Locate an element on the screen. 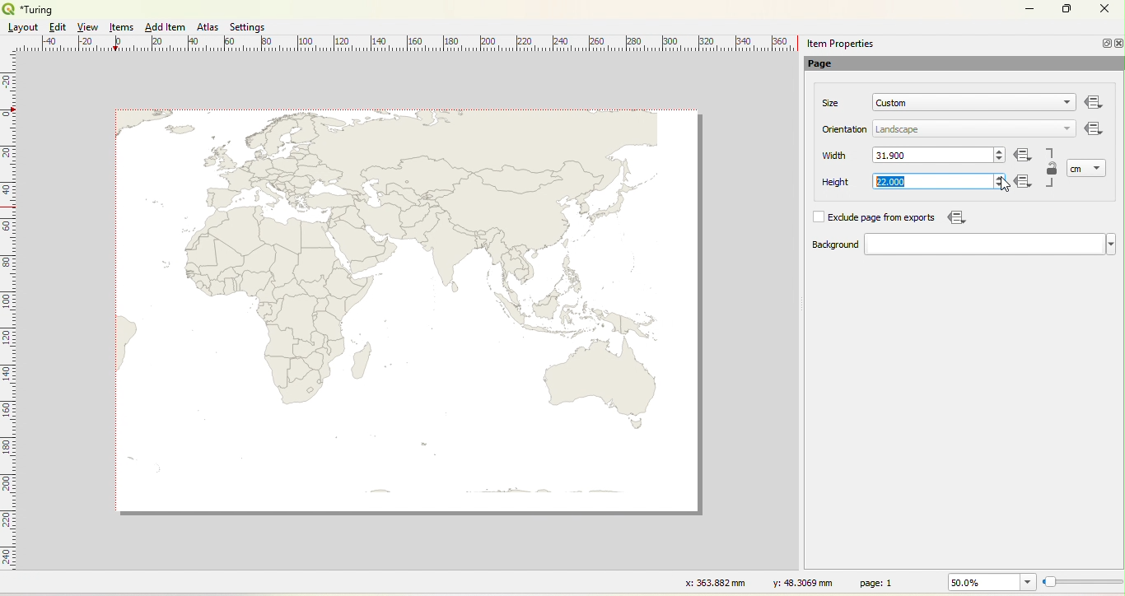   is located at coordinates (1095, 103).